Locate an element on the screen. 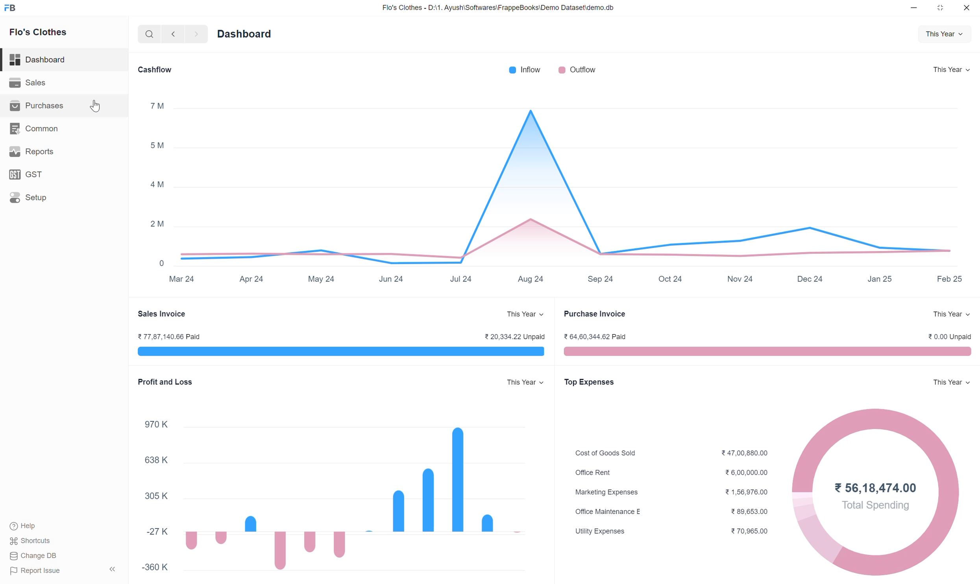 The width and height of the screenshot is (980, 584). Outflow is located at coordinates (578, 70).